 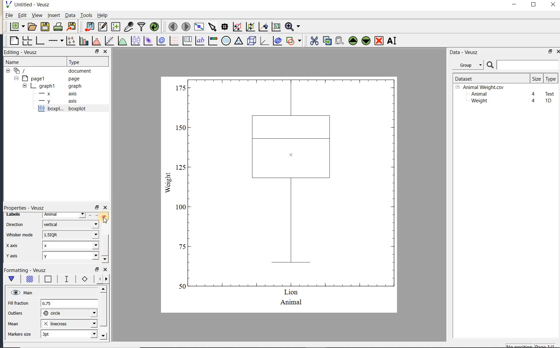 I want to click on circle, so click(x=69, y=313).